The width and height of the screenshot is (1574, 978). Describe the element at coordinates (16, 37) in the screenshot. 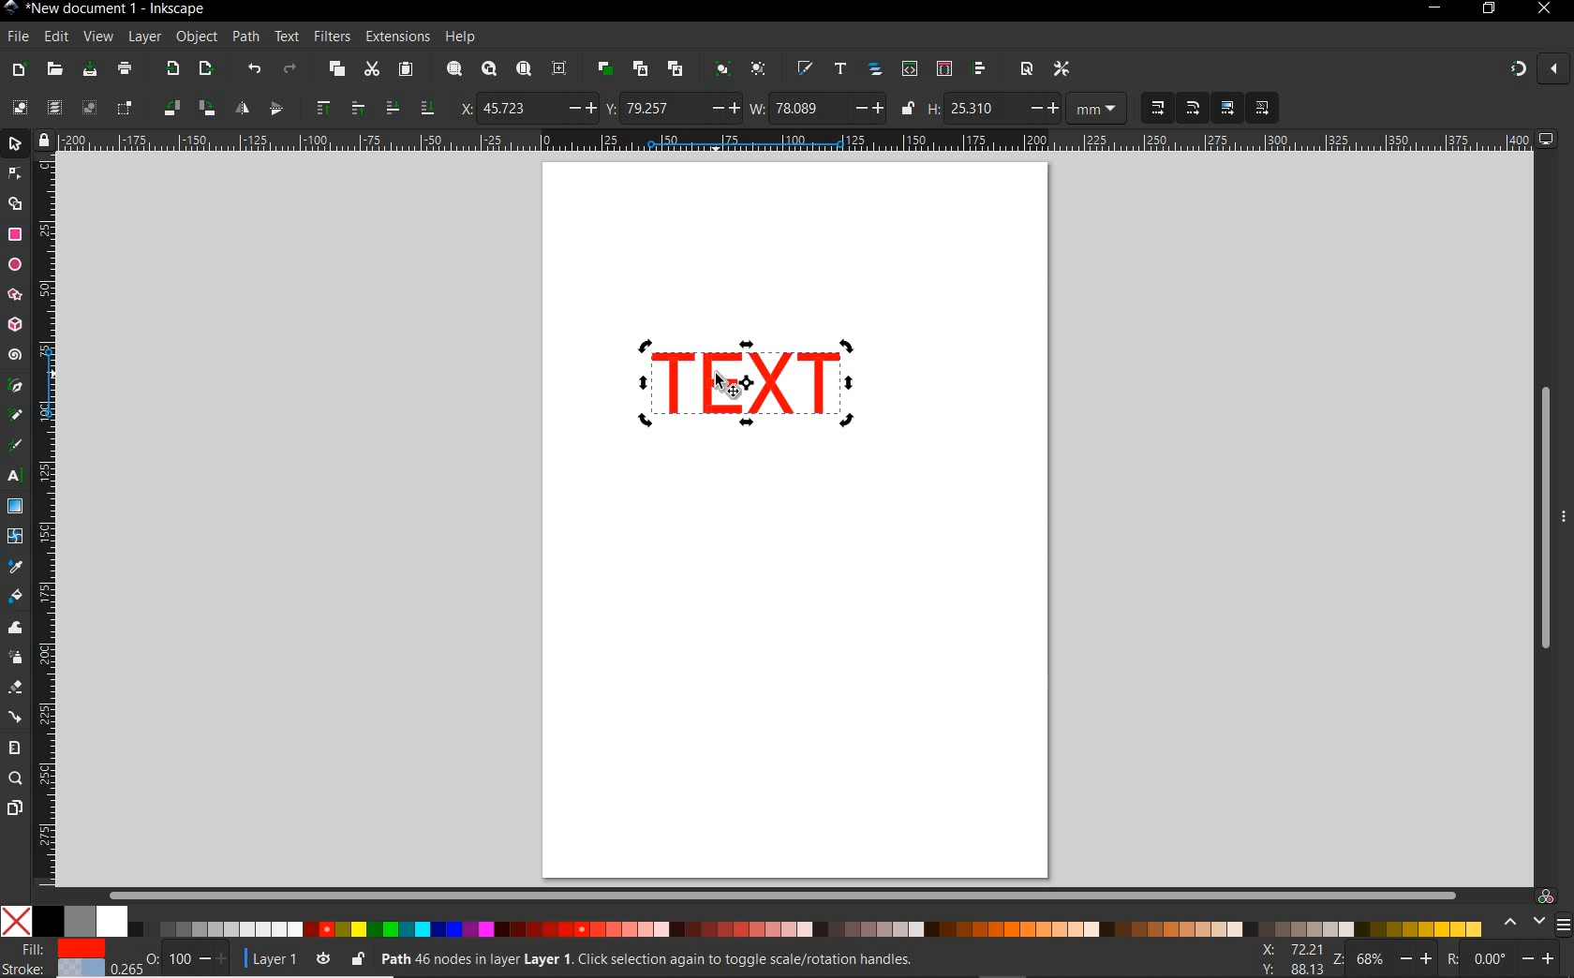

I see `FILE` at that location.